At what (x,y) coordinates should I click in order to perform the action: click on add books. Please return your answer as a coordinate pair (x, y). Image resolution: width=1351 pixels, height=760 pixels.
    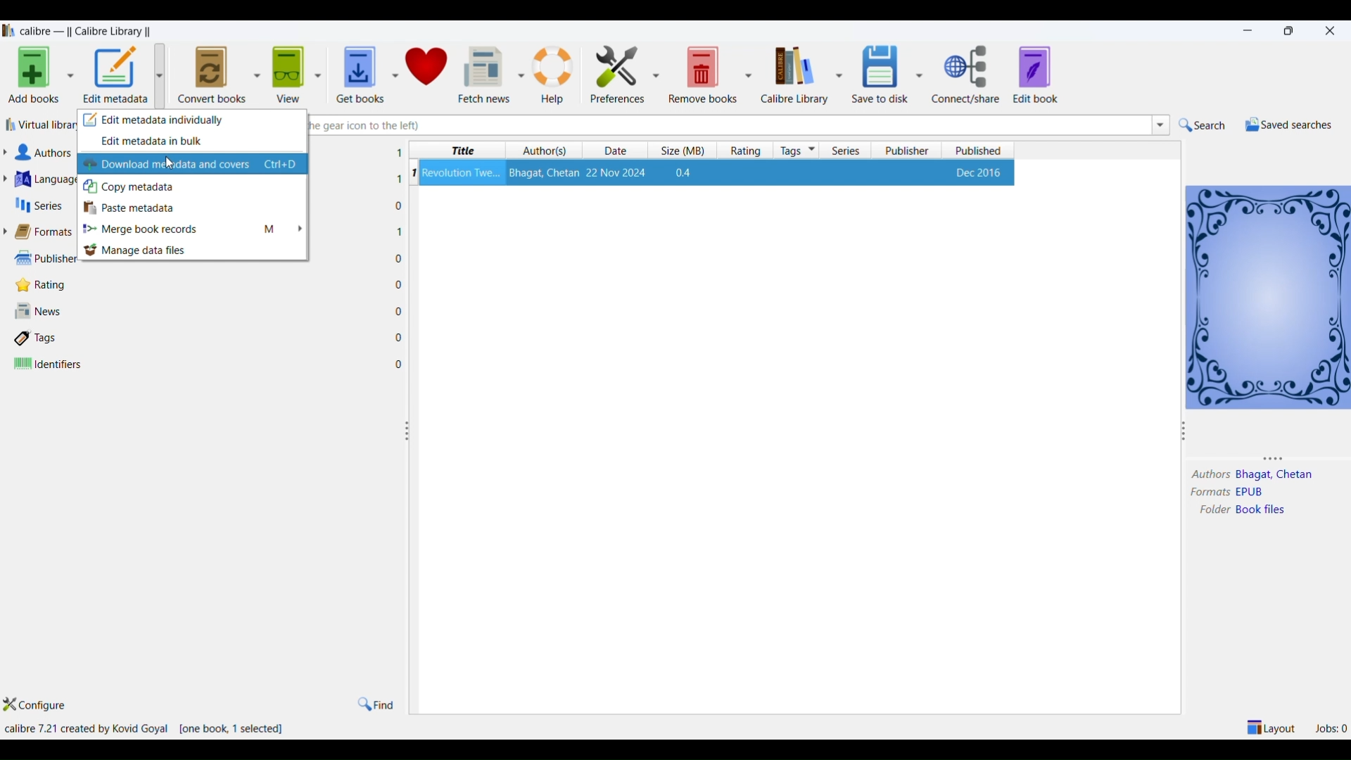
    Looking at the image, I should click on (31, 77).